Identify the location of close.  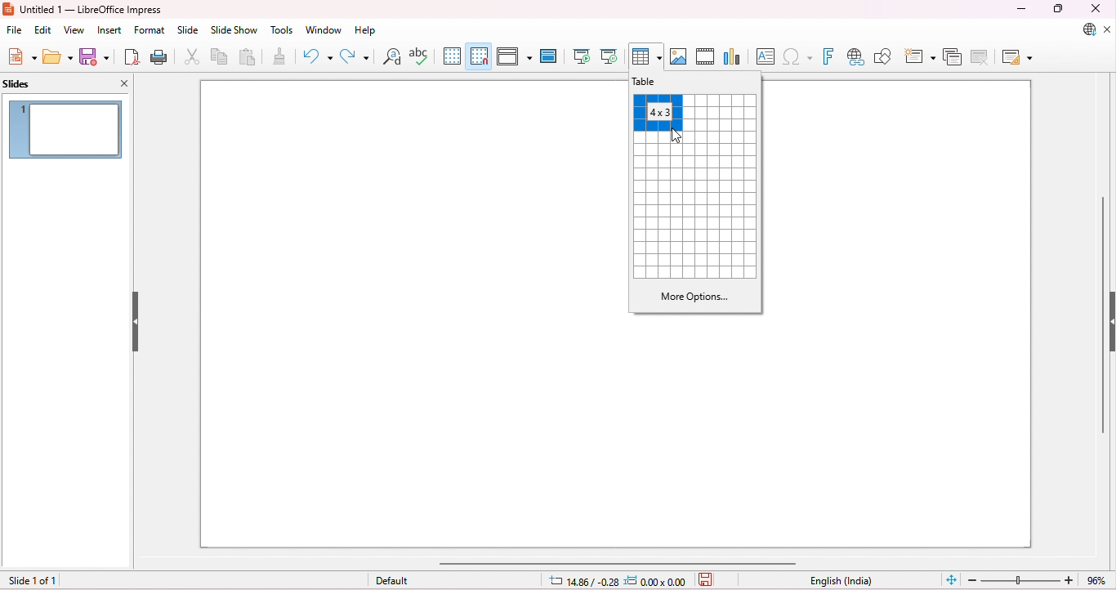
(124, 83).